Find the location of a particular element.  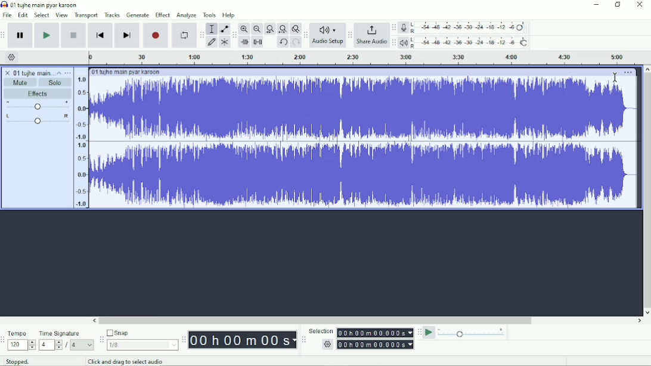

Audio is located at coordinates (365, 143).